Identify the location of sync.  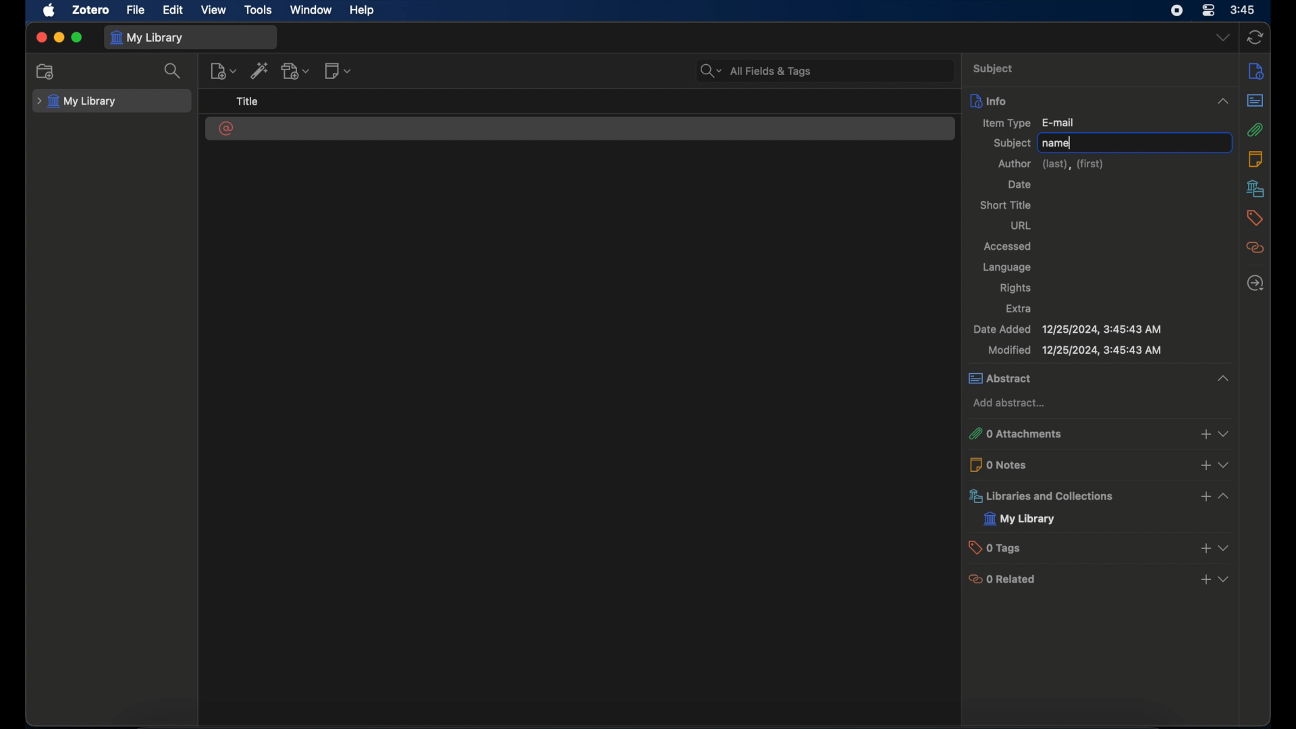
(1255, 36).